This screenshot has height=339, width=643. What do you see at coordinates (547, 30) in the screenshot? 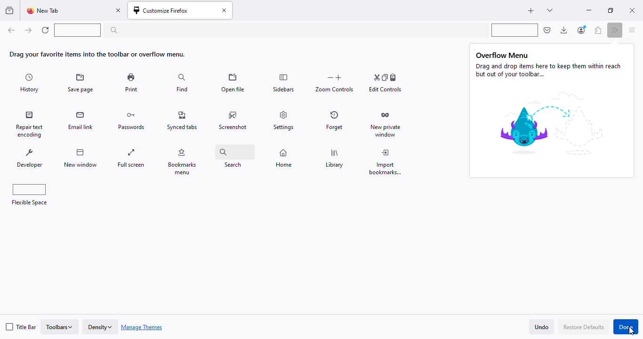
I see `save to pocket` at bounding box center [547, 30].